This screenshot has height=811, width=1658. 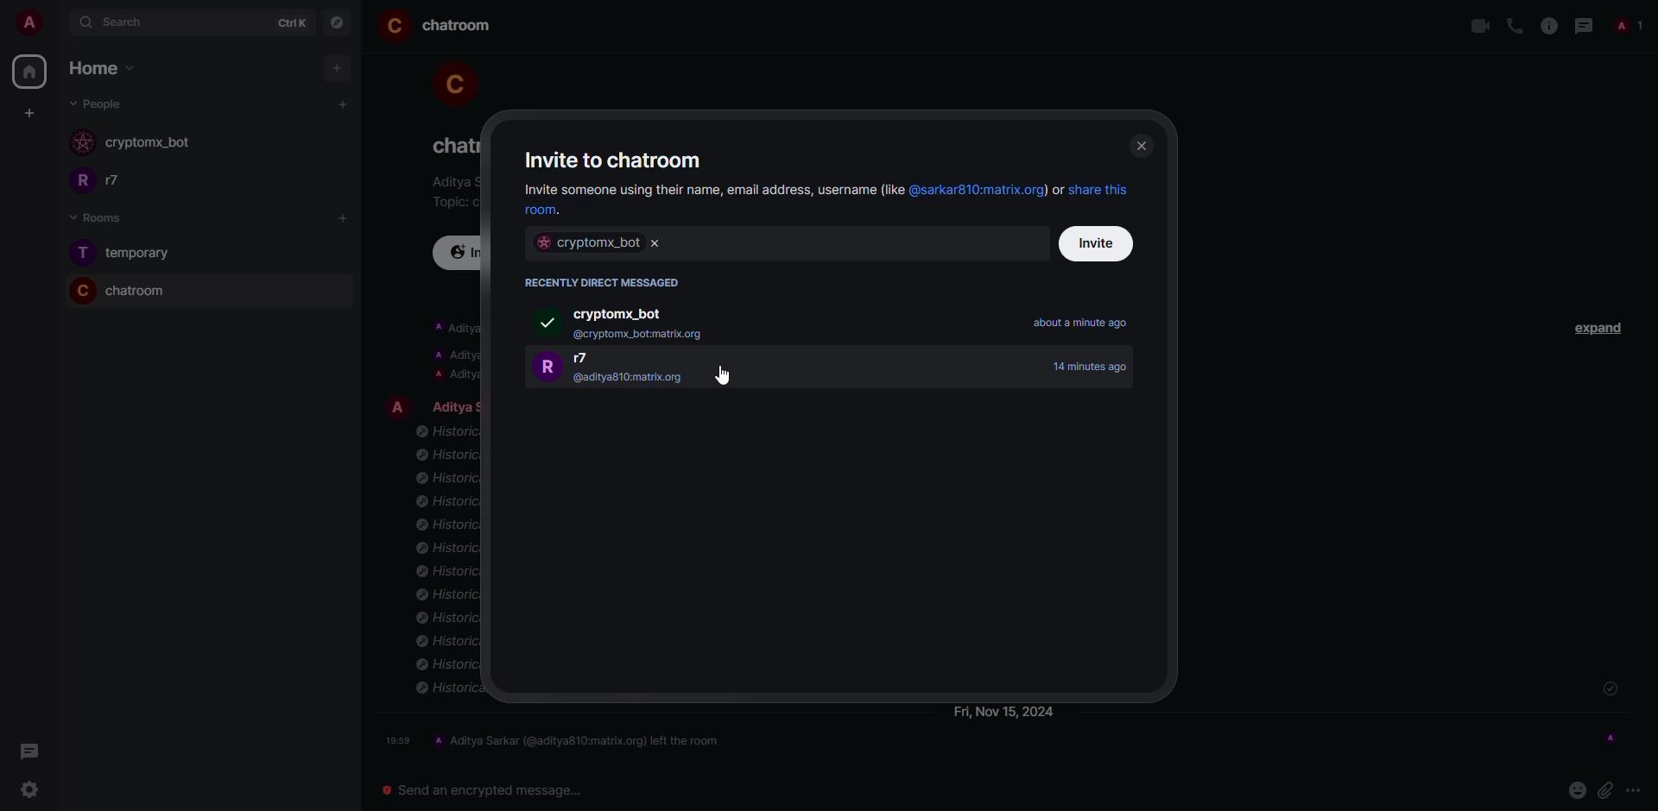 What do you see at coordinates (1625, 28) in the screenshot?
I see `people` at bounding box center [1625, 28].